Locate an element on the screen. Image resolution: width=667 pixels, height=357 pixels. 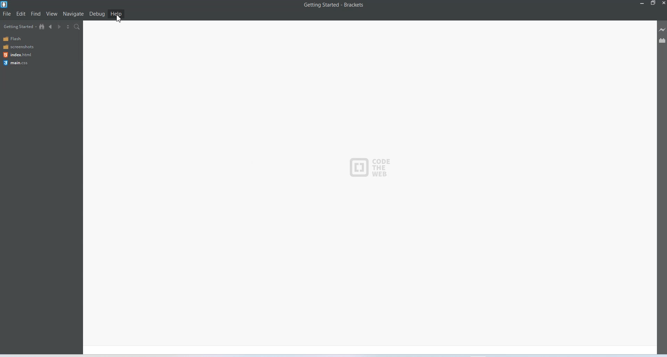
Find in files is located at coordinates (77, 27).